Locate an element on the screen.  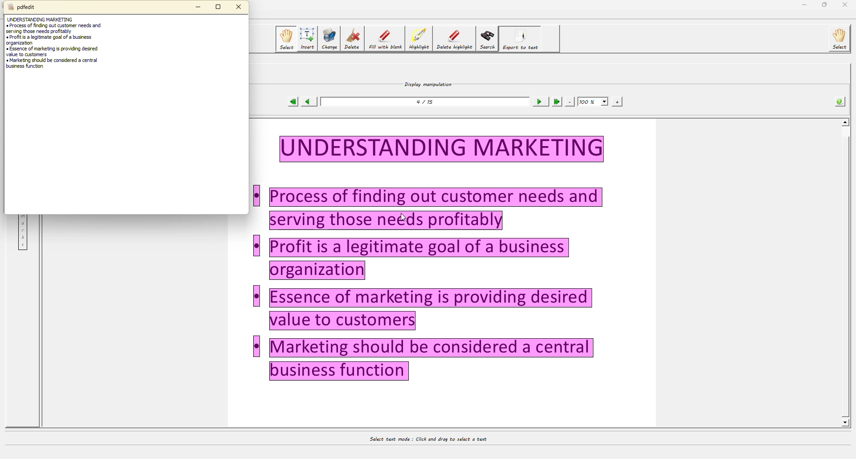
 is located at coordinates (420, 259).